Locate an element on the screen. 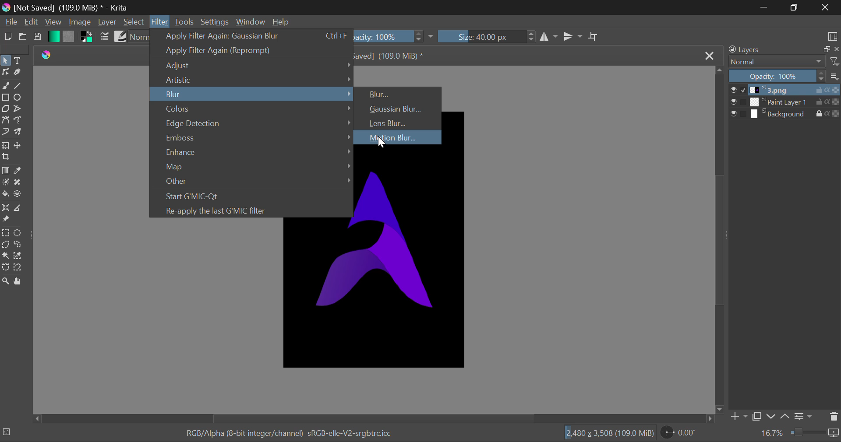 Image resolution: width=841 pixels, height=442 pixels. Gaussian Blur is located at coordinates (397, 109).